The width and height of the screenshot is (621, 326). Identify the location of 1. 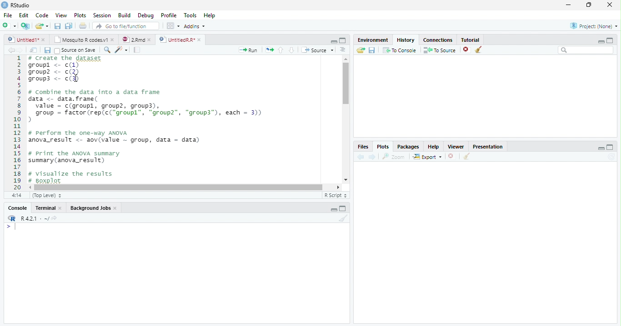
(17, 122).